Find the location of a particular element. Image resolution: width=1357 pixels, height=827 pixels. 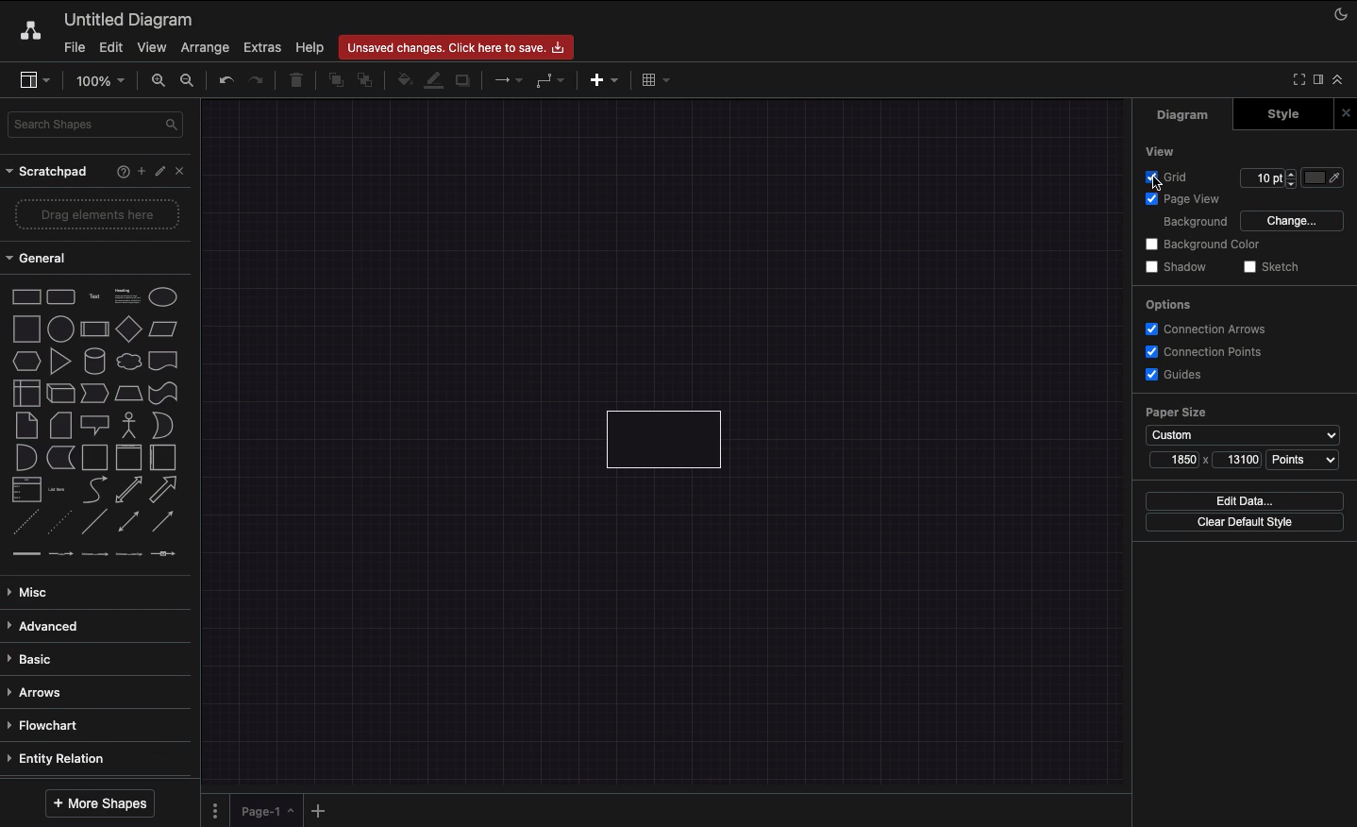

Options is located at coordinates (1172, 304).